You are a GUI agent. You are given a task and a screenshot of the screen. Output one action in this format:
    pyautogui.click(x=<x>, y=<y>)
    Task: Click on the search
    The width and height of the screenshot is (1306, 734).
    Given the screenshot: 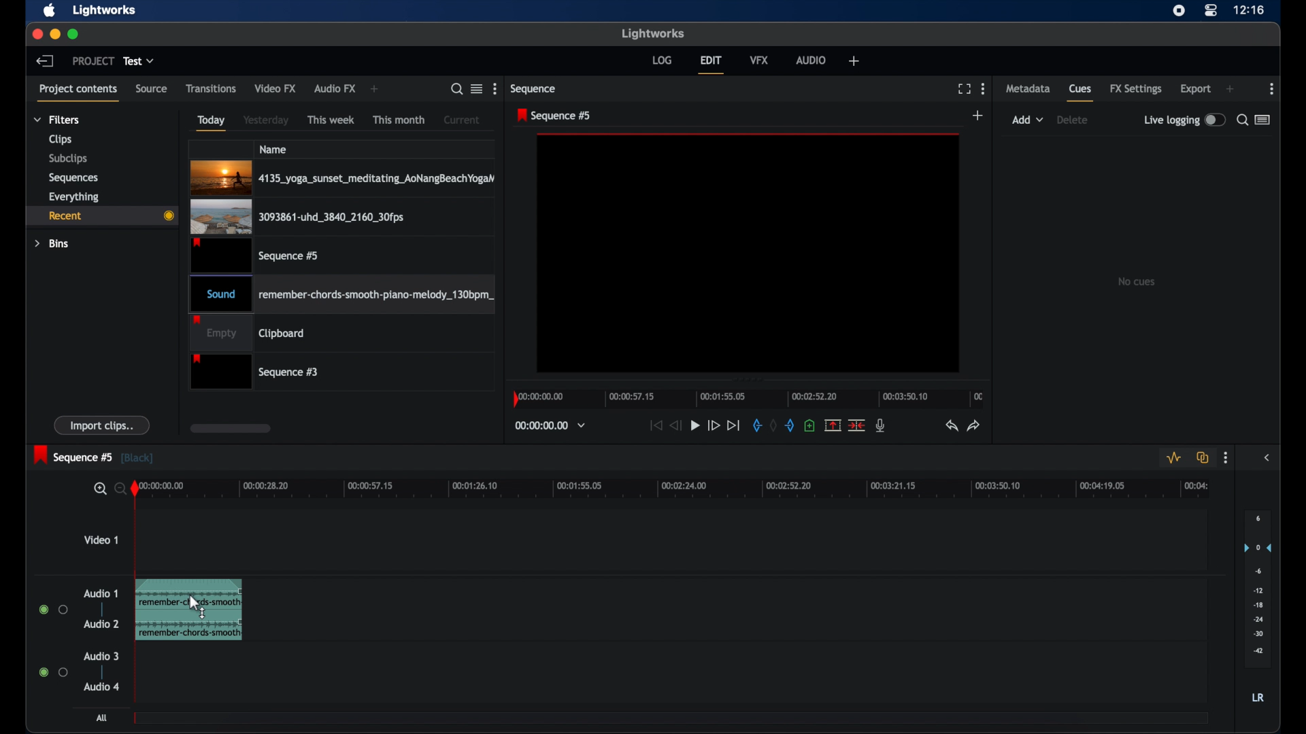 What is the action you would take?
    pyautogui.click(x=456, y=89)
    